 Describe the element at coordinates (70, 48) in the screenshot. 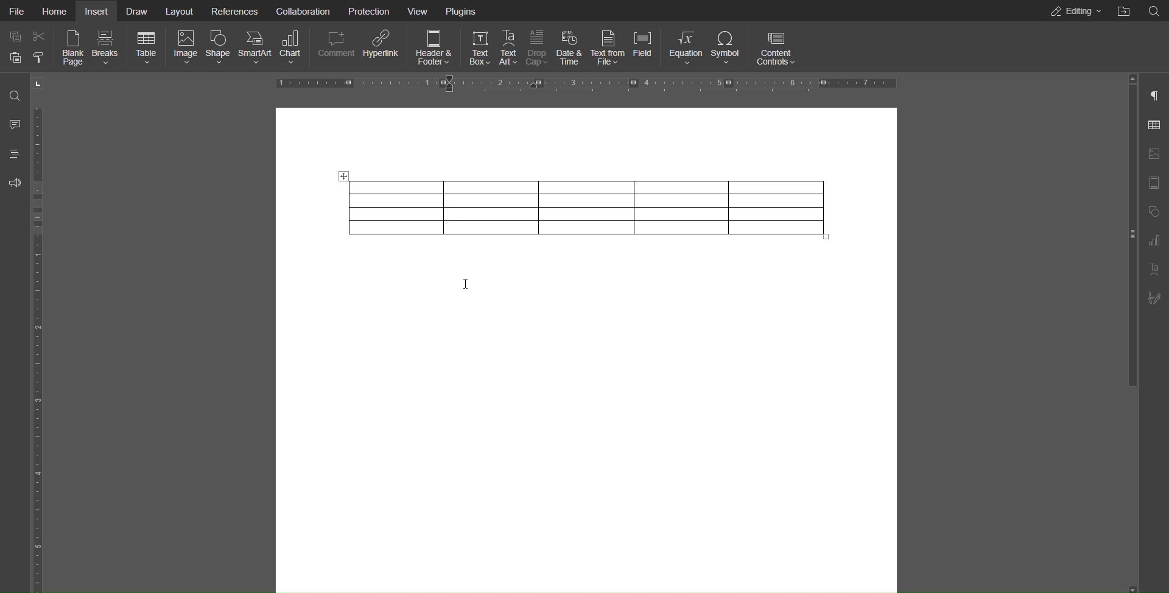

I see `Blank Page` at that location.